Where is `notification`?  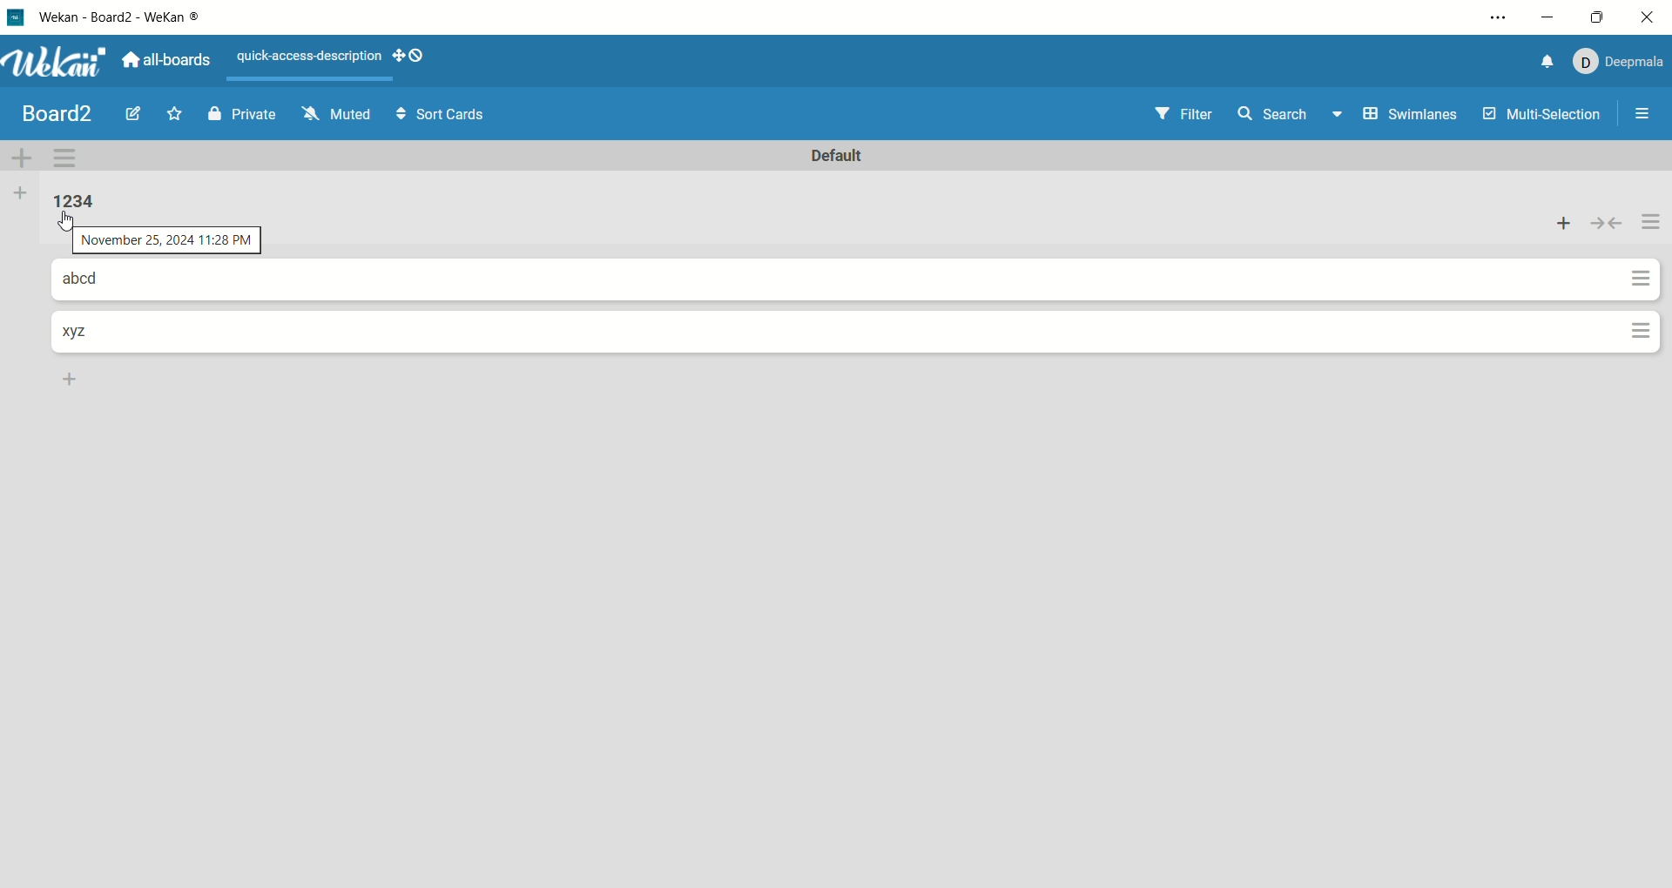
notification is located at coordinates (1539, 62).